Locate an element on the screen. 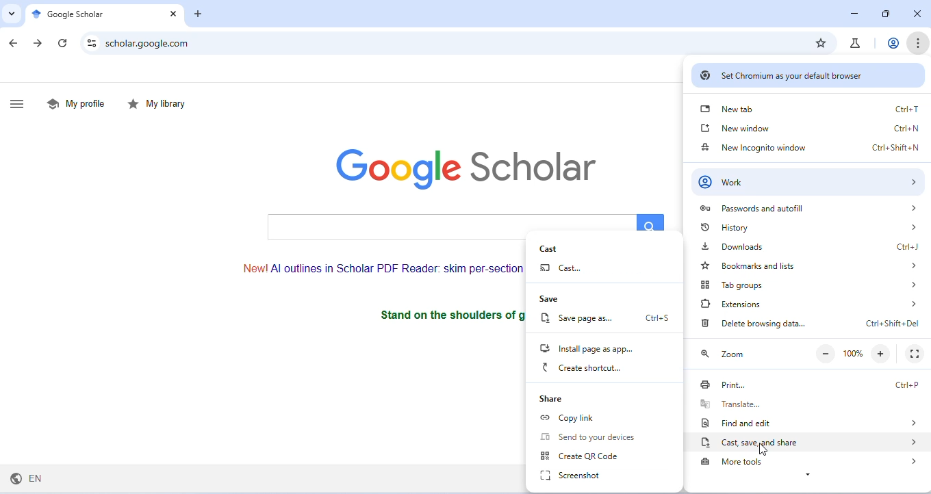 This screenshot has width=931, height=494. scholar.google.com is located at coordinates (151, 44).